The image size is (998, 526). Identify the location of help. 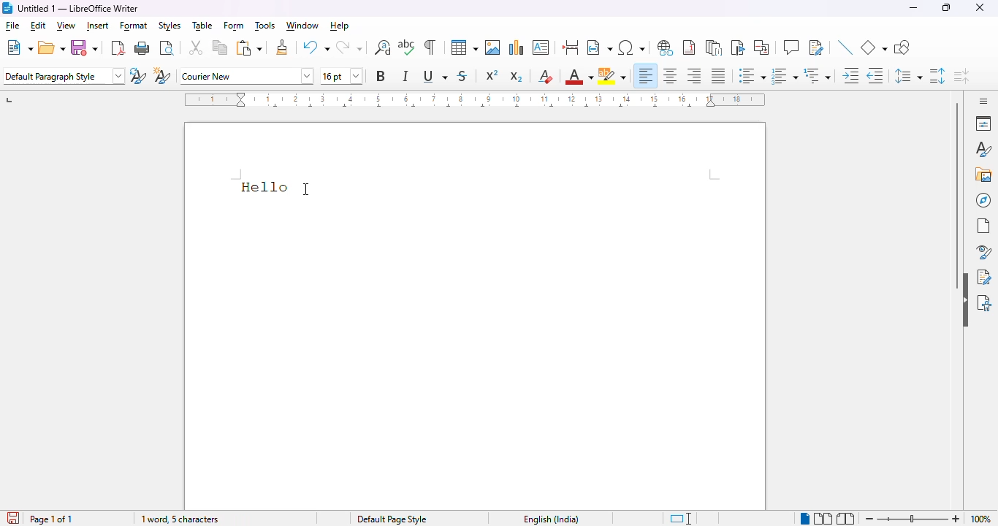
(340, 26).